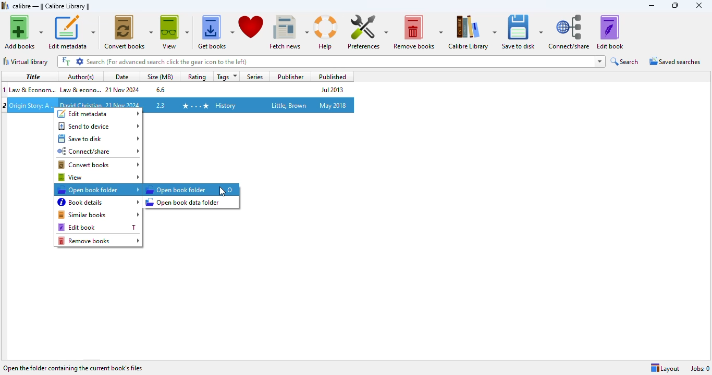  Describe the element at coordinates (99, 177) in the screenshot. I see `view` at that location.